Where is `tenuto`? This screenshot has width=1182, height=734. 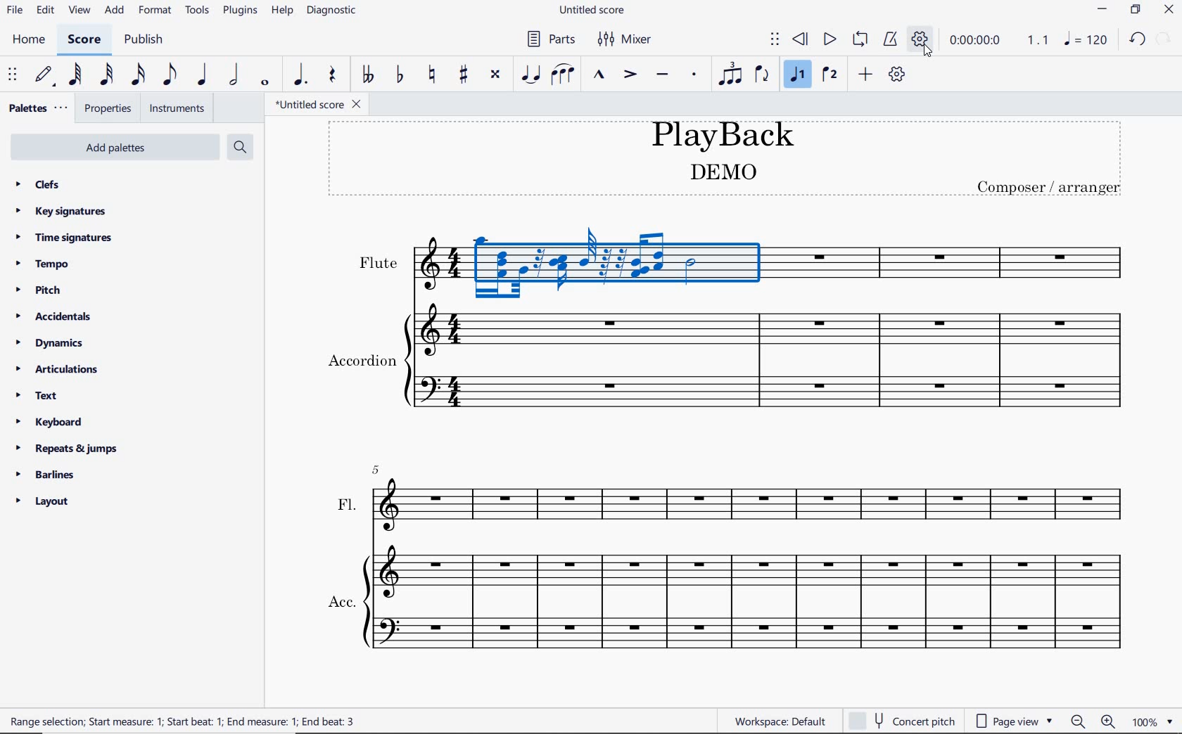
tenuto is located at coordinates (662, 75).